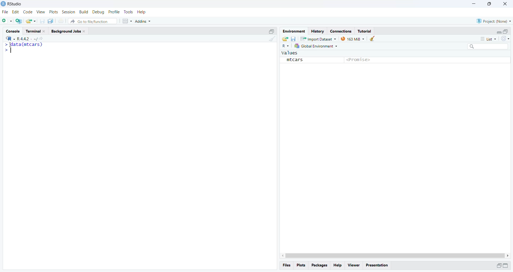  I want to click on Go to file/function, so click(92, 21).